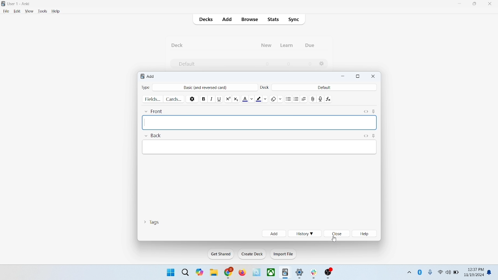 Image resolution: width=498 pixels, height=280 pixels. What do you see at coordinates (193, 98) in the screenshot?
I see `options` at bounding box center [193, 98].